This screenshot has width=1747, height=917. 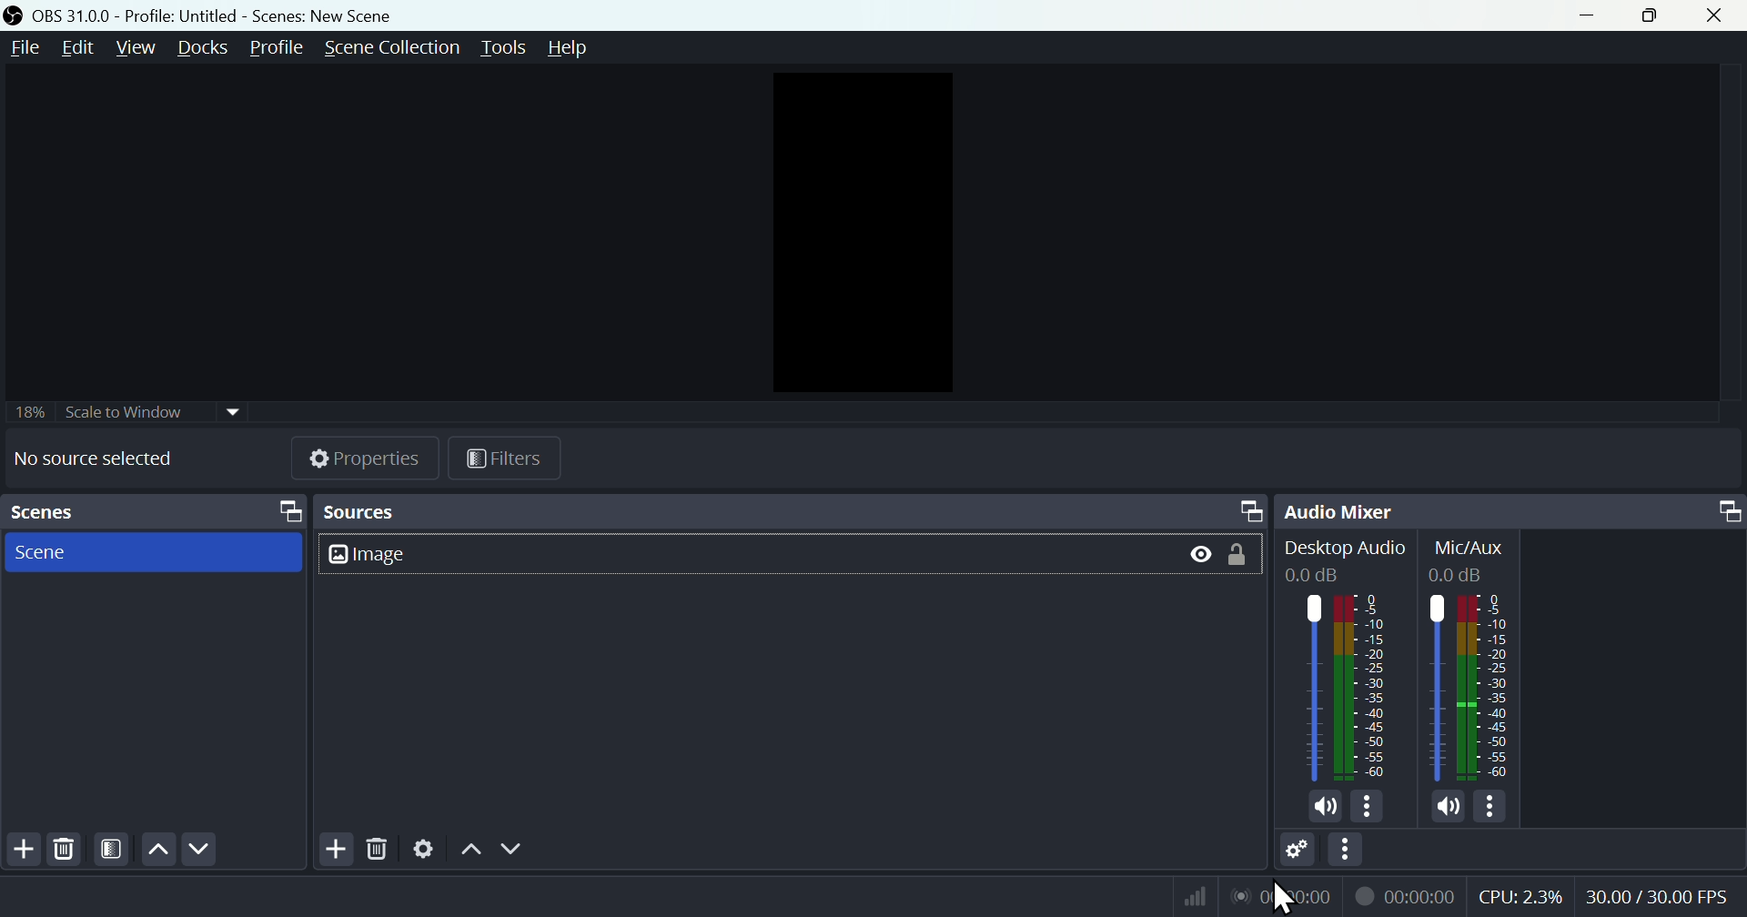 I want to click on file, so click(x=26, y=48).